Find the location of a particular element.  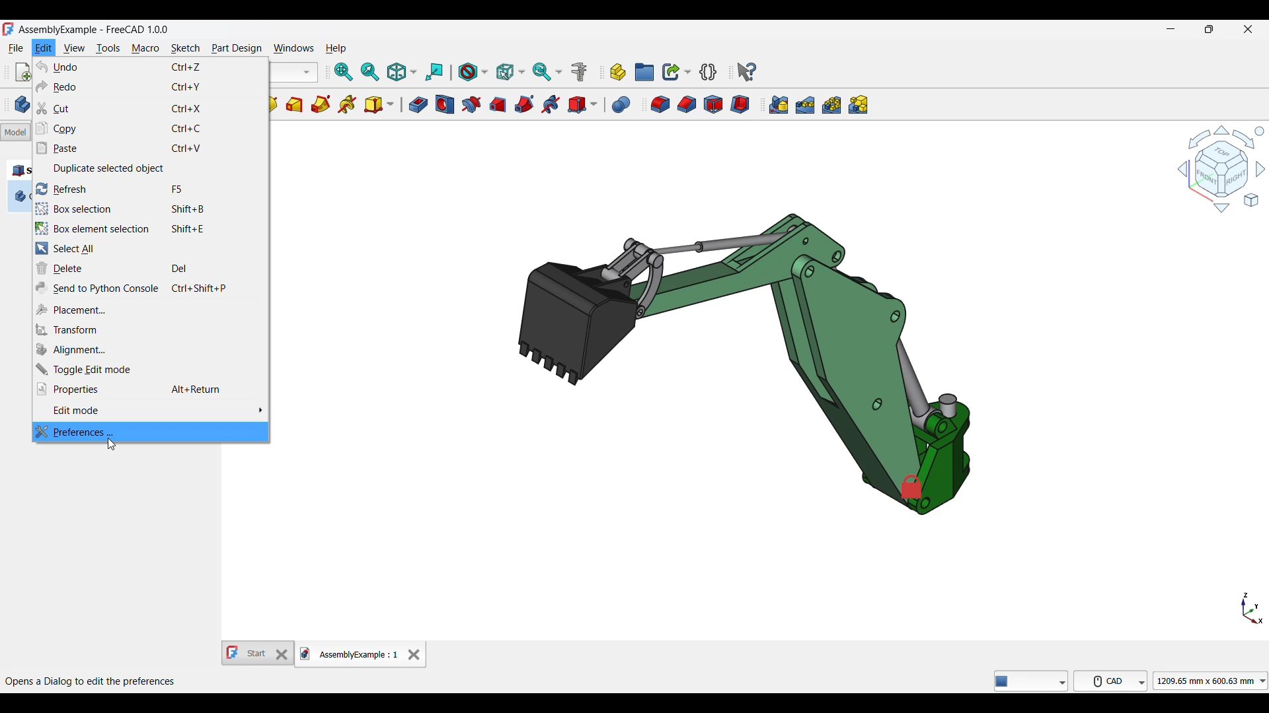

Box element selection is located at coordinates (151, 228).